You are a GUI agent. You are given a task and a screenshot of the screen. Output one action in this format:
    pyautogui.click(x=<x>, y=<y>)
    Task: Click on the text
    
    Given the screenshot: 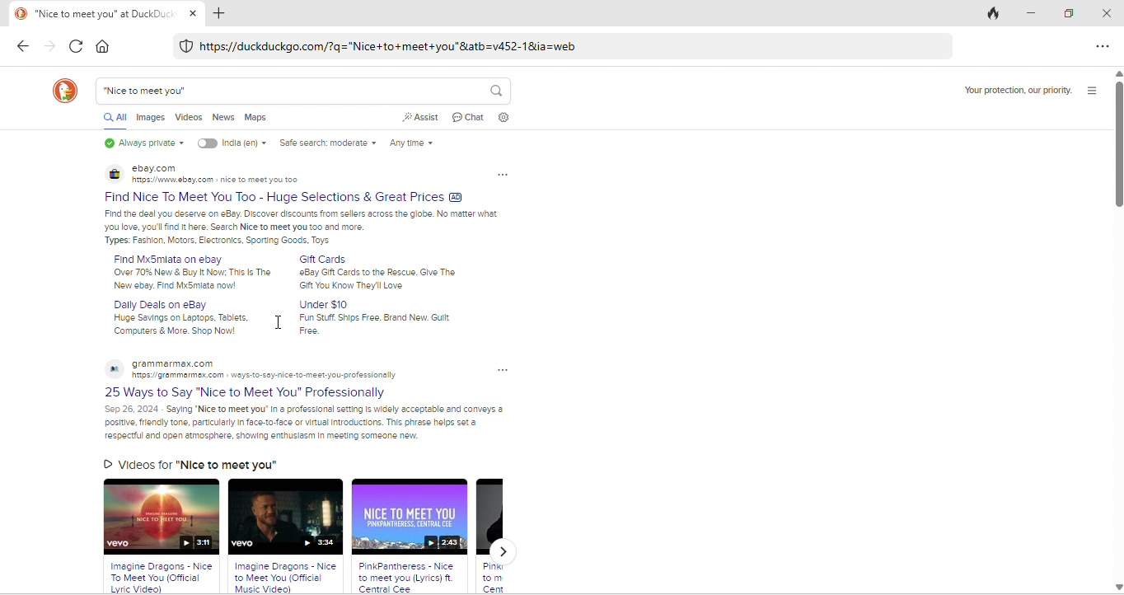 What is the action you would take?
    pyautogui.click(x=216, y=180)
    